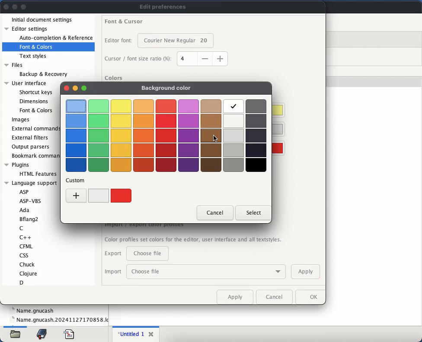 Image resolution: width=422 pixels, height=342 pixels. Describe the element at coordinates (26, 247) in the screenshot. I see `CFML` at that location.